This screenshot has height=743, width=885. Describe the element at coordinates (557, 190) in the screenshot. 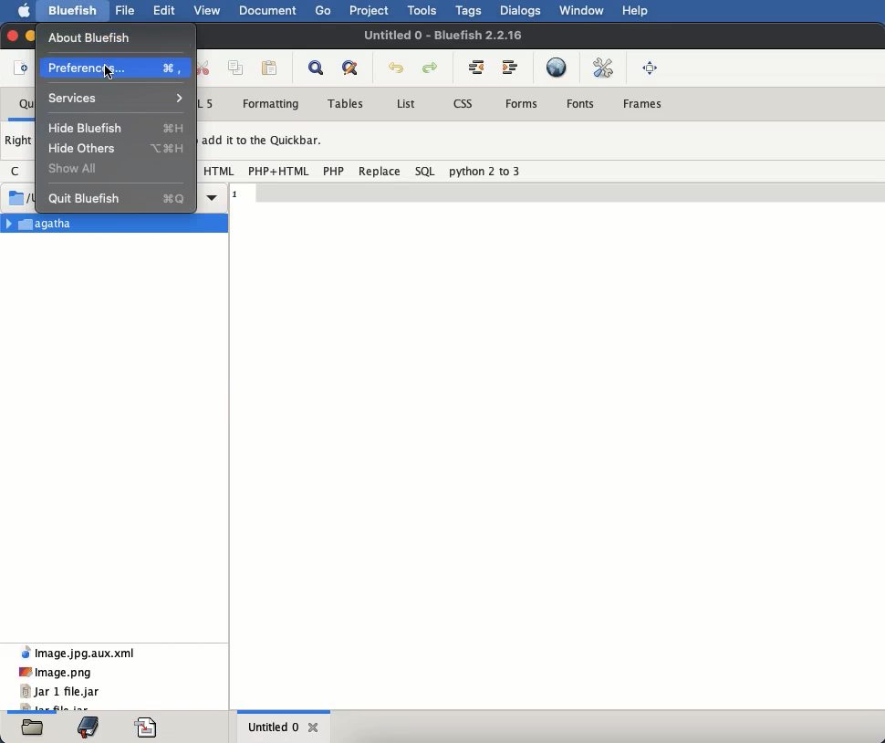

I see `line` at that location.